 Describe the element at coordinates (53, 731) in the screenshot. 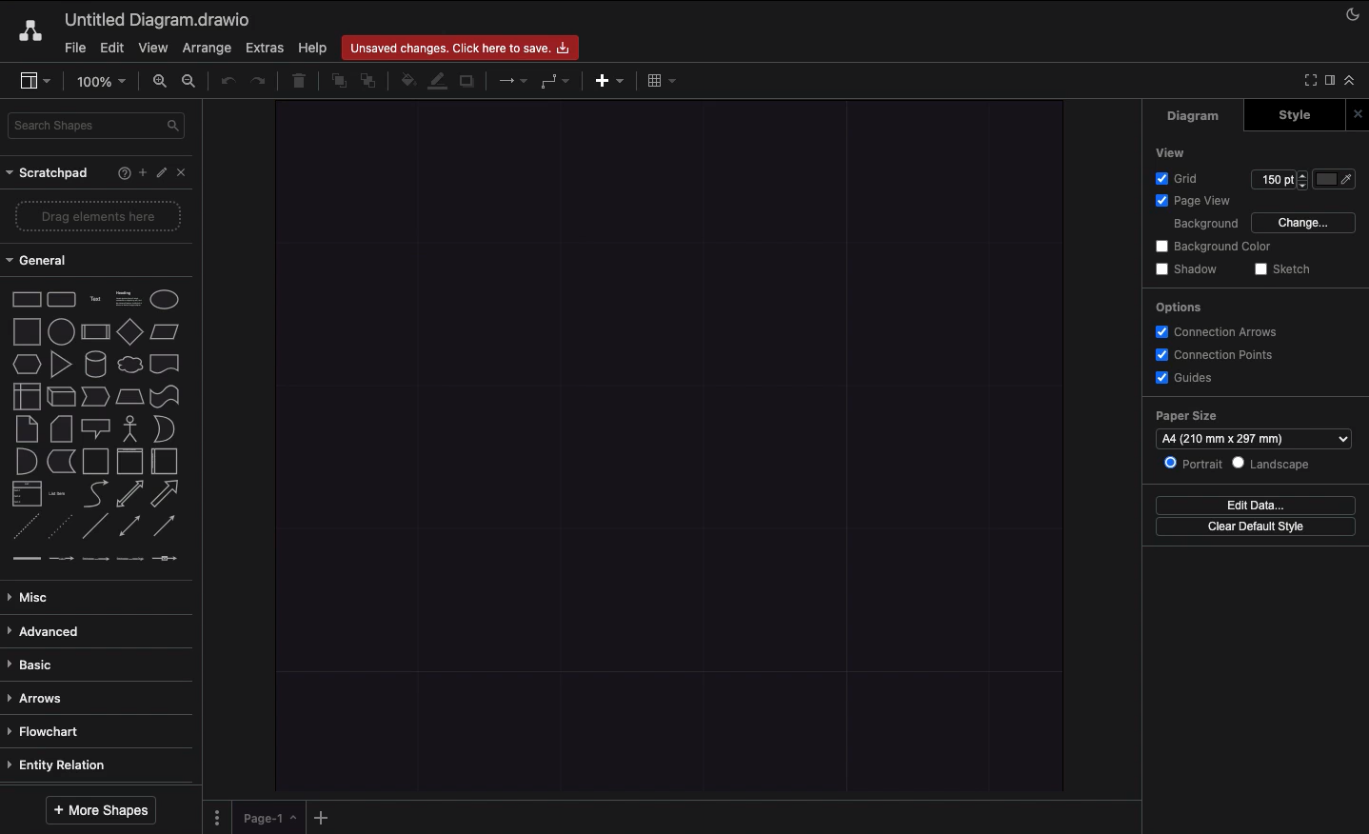

I see `Flowchart` at that location.